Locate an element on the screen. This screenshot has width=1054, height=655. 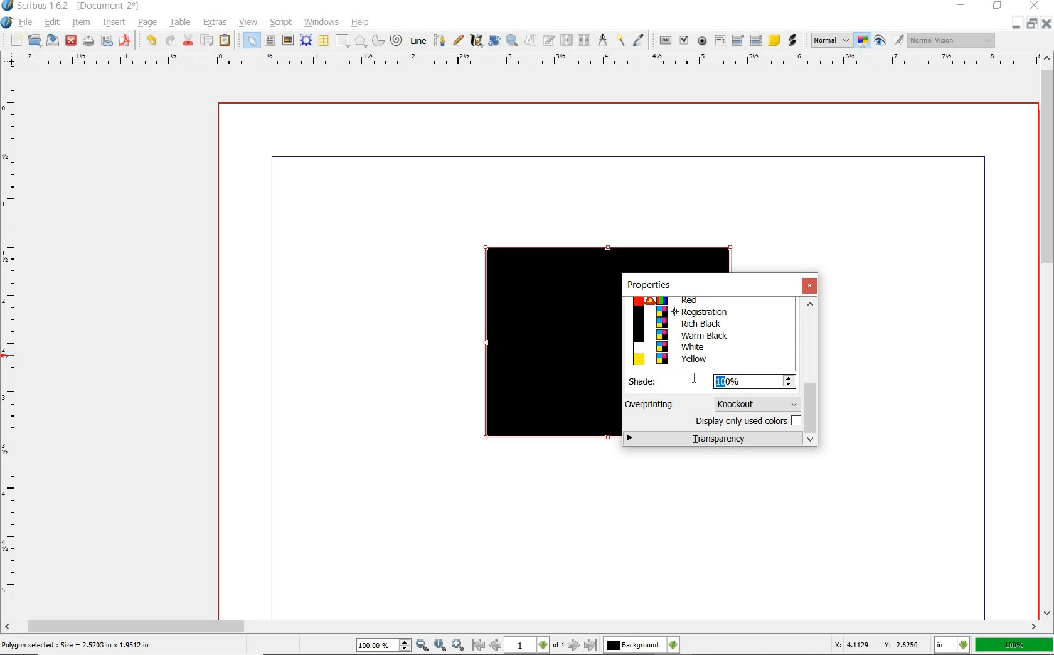
select item is located at coordinates (248, 41).